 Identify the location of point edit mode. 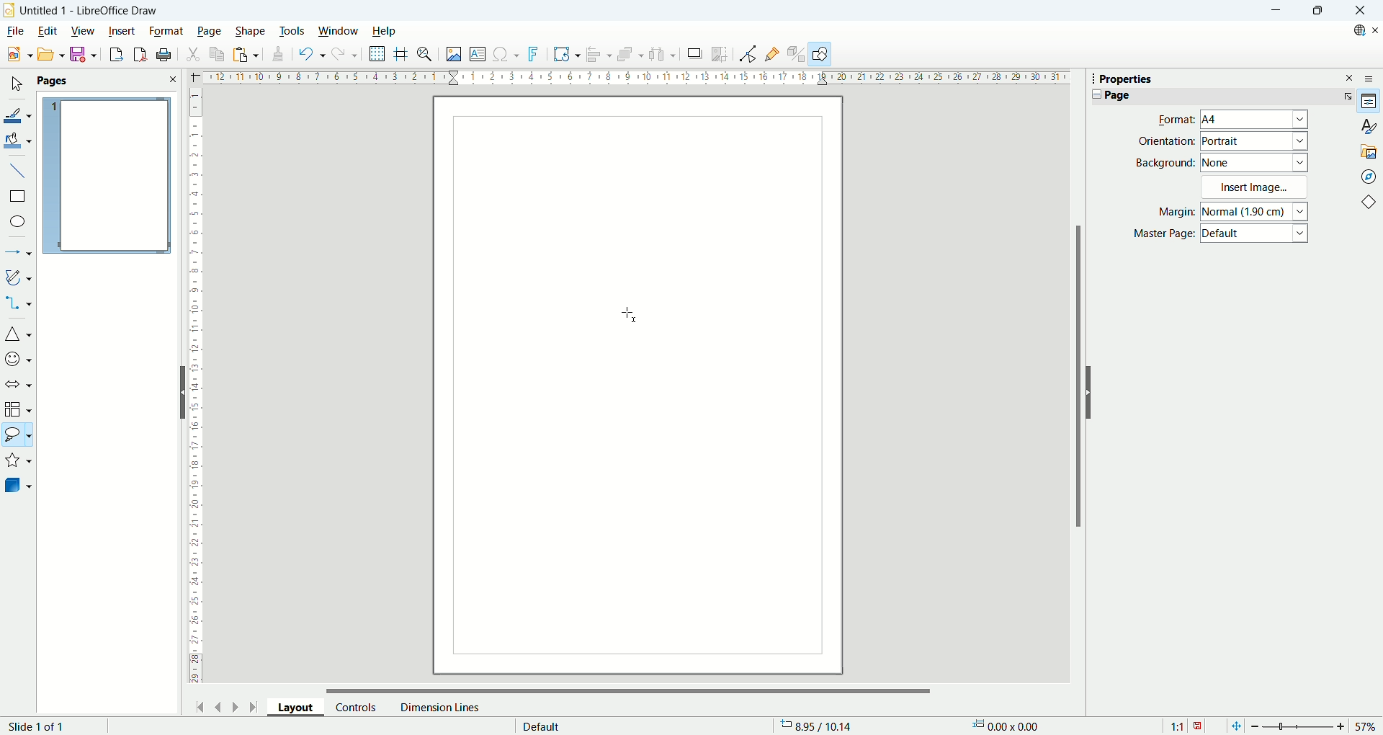
(747, 54).